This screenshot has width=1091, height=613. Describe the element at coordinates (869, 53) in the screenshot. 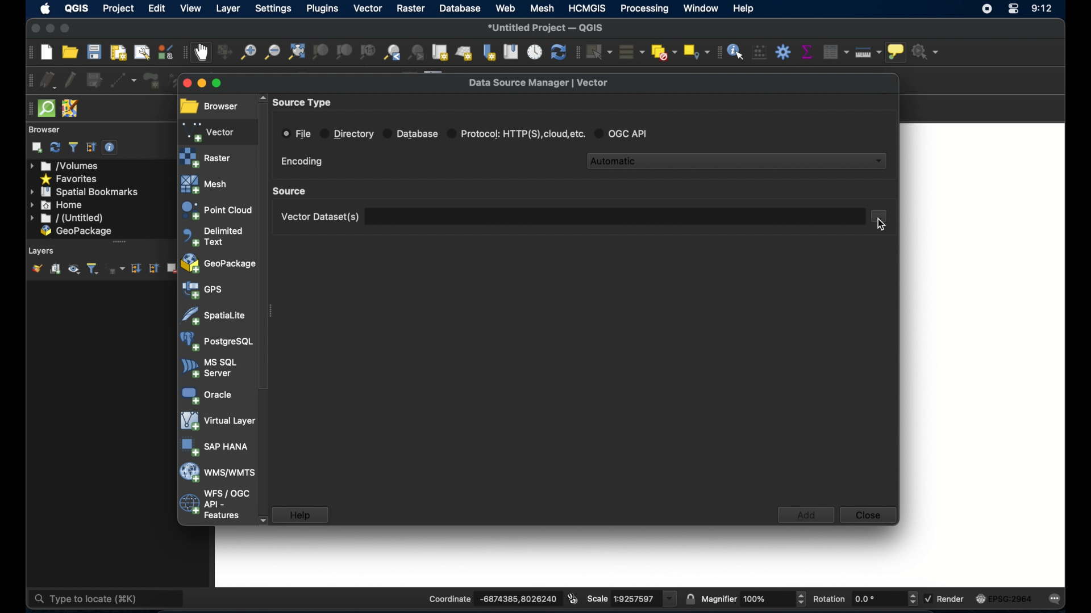

I see `measure line` at that location.